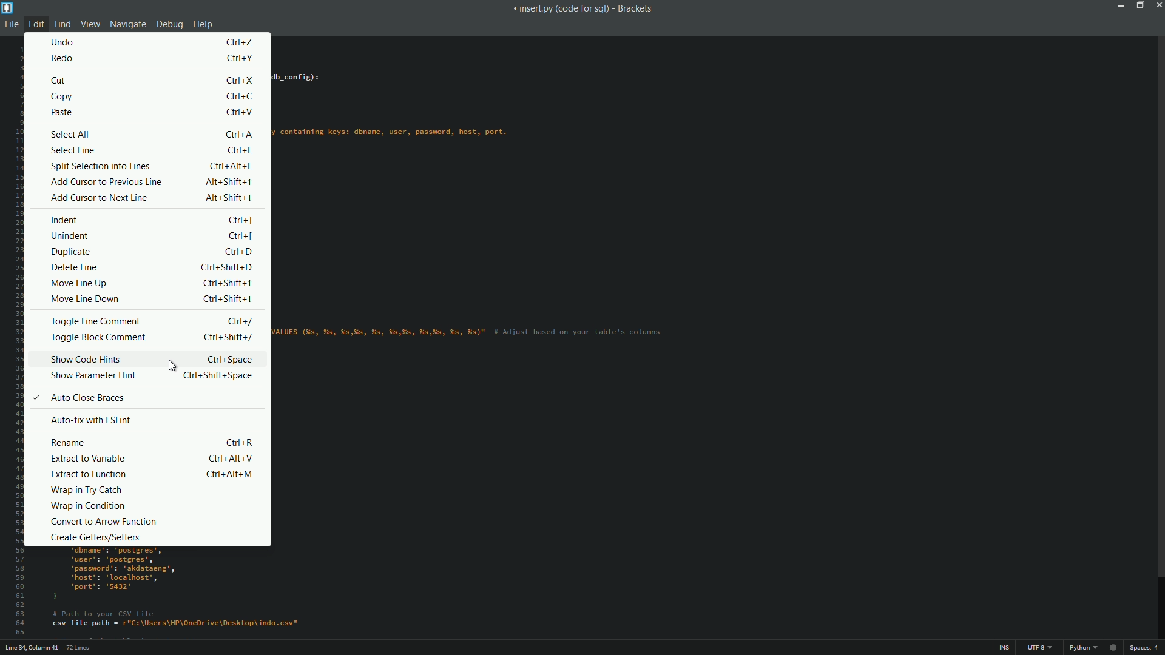  Describe the element at coordinates (72, 252) in the screenshot. I see `duplicate` at that location.